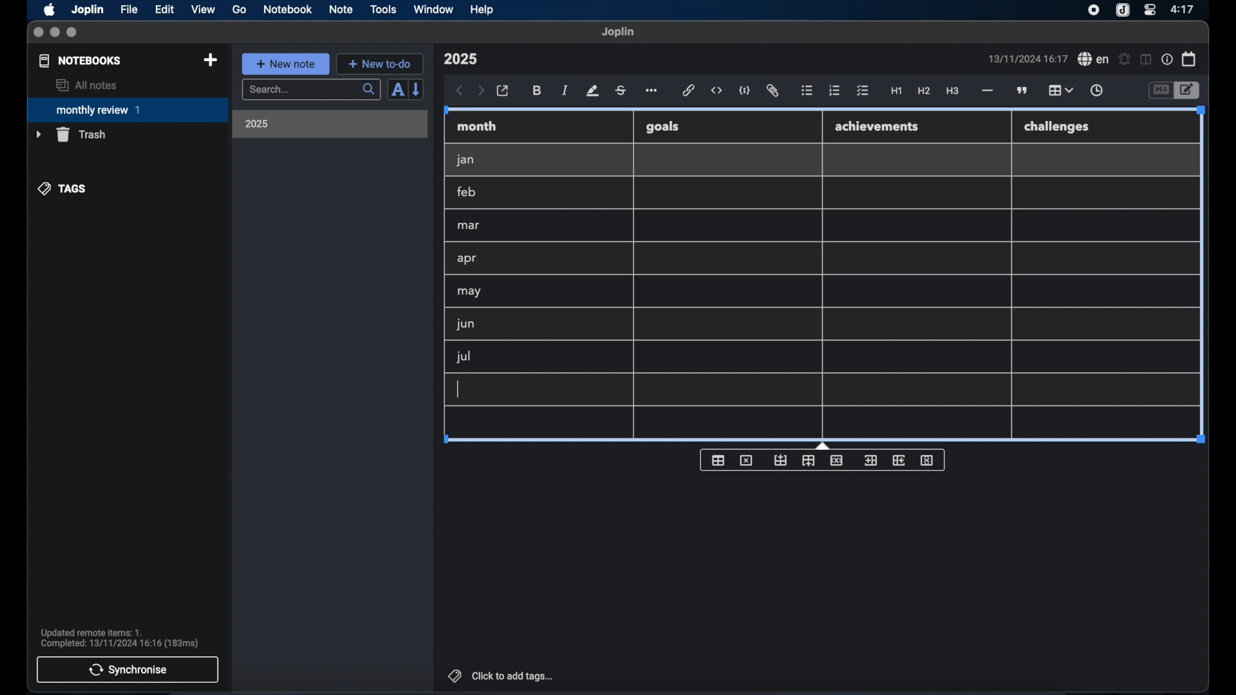 The height and width of the screenshot is (695, 1236). What do you see at coordinates (838, 459) in the screenshot?
I see `delete row` at bounding box center [838, 459].